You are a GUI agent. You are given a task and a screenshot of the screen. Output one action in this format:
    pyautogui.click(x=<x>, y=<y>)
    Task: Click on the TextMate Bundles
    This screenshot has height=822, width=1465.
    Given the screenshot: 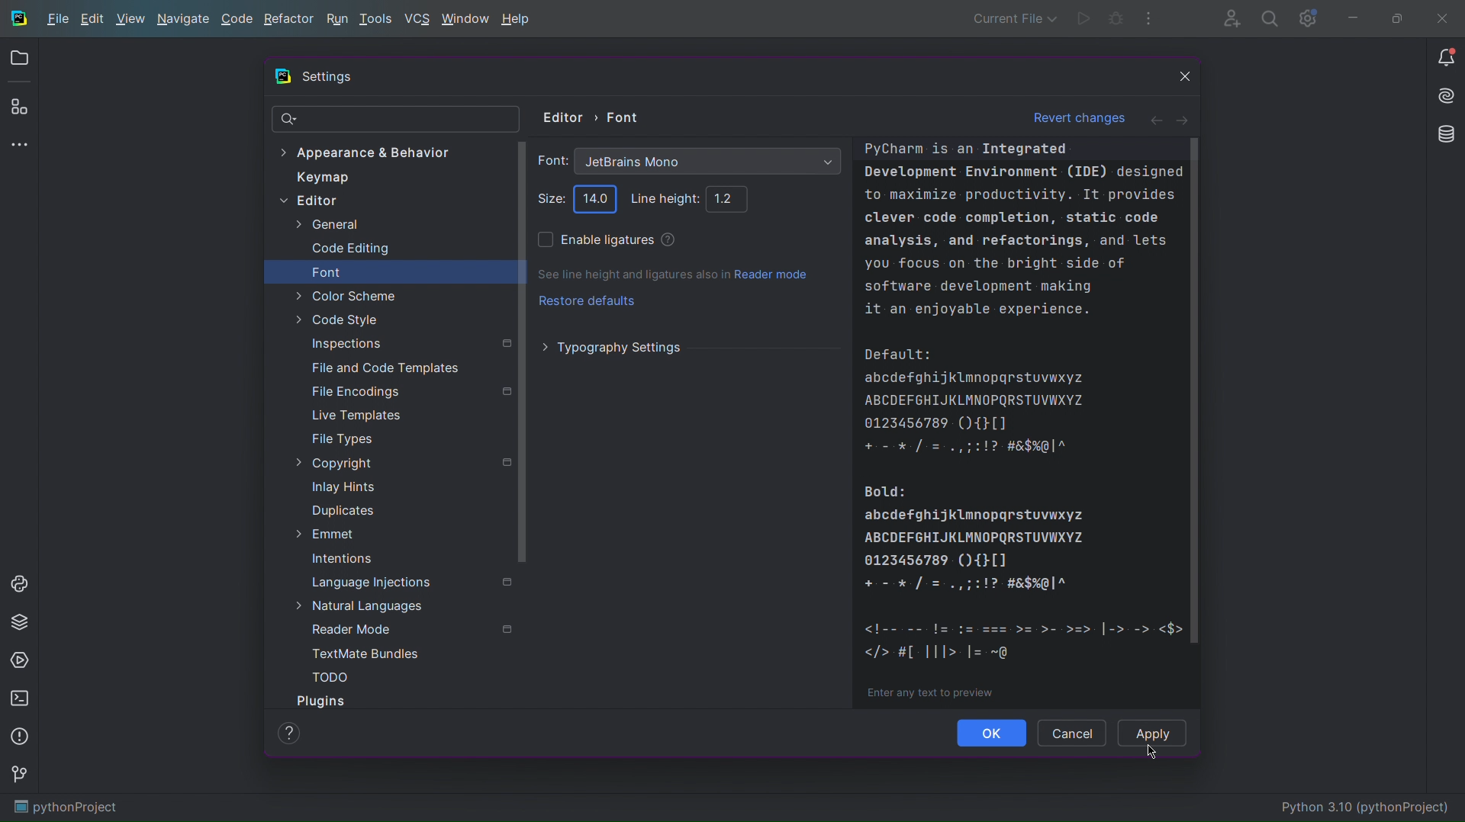 What is the action you would take?
    pyautogui.click(x=366, y=654)
    